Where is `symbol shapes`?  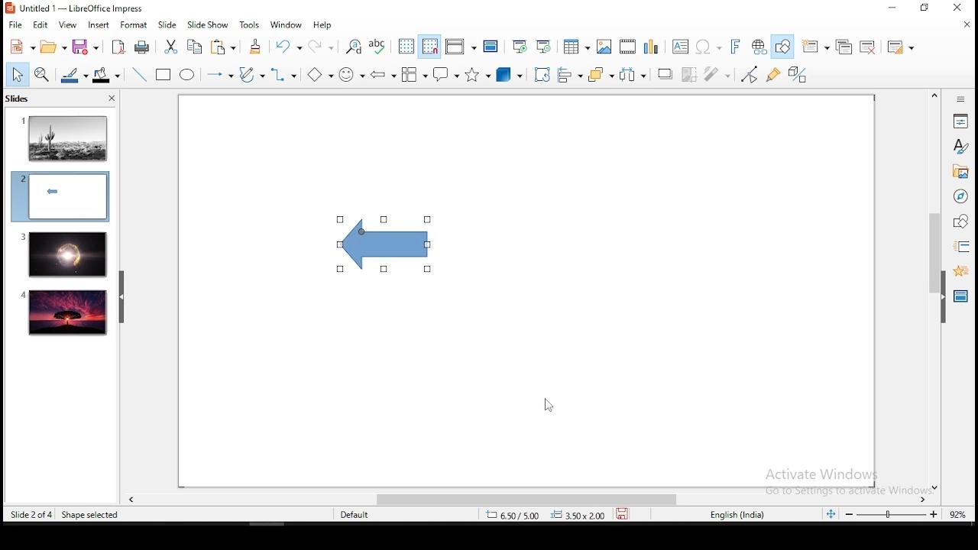 symbol shapes is located at coordinates (351, 75).